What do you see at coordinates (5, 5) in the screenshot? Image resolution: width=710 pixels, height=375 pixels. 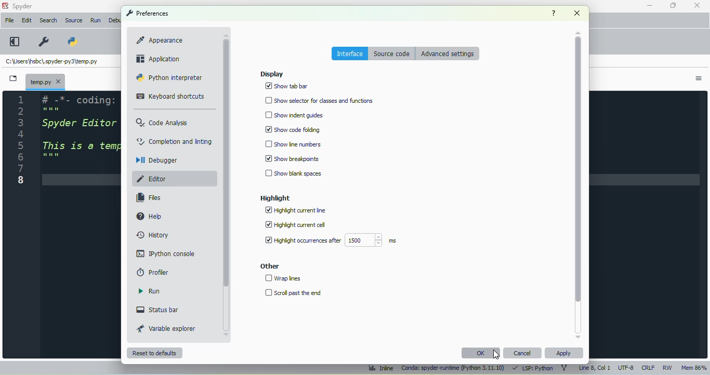 I see `logo` at bounding box center [5, 5].